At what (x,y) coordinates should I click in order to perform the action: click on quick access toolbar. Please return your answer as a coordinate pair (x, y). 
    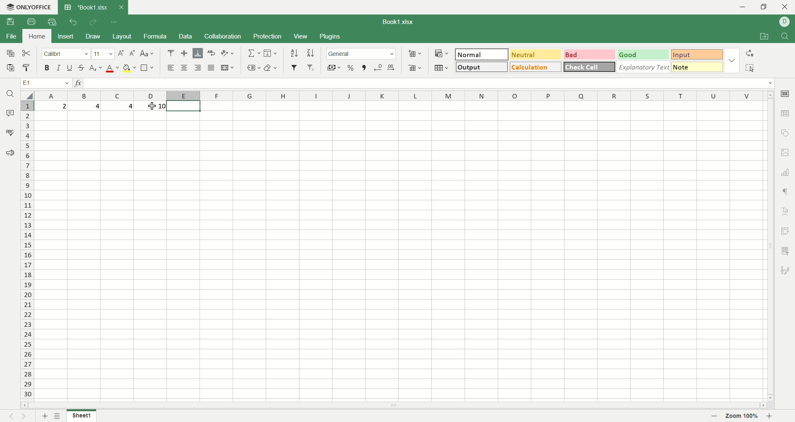
    Looking at the image, I should click on (115, 22).